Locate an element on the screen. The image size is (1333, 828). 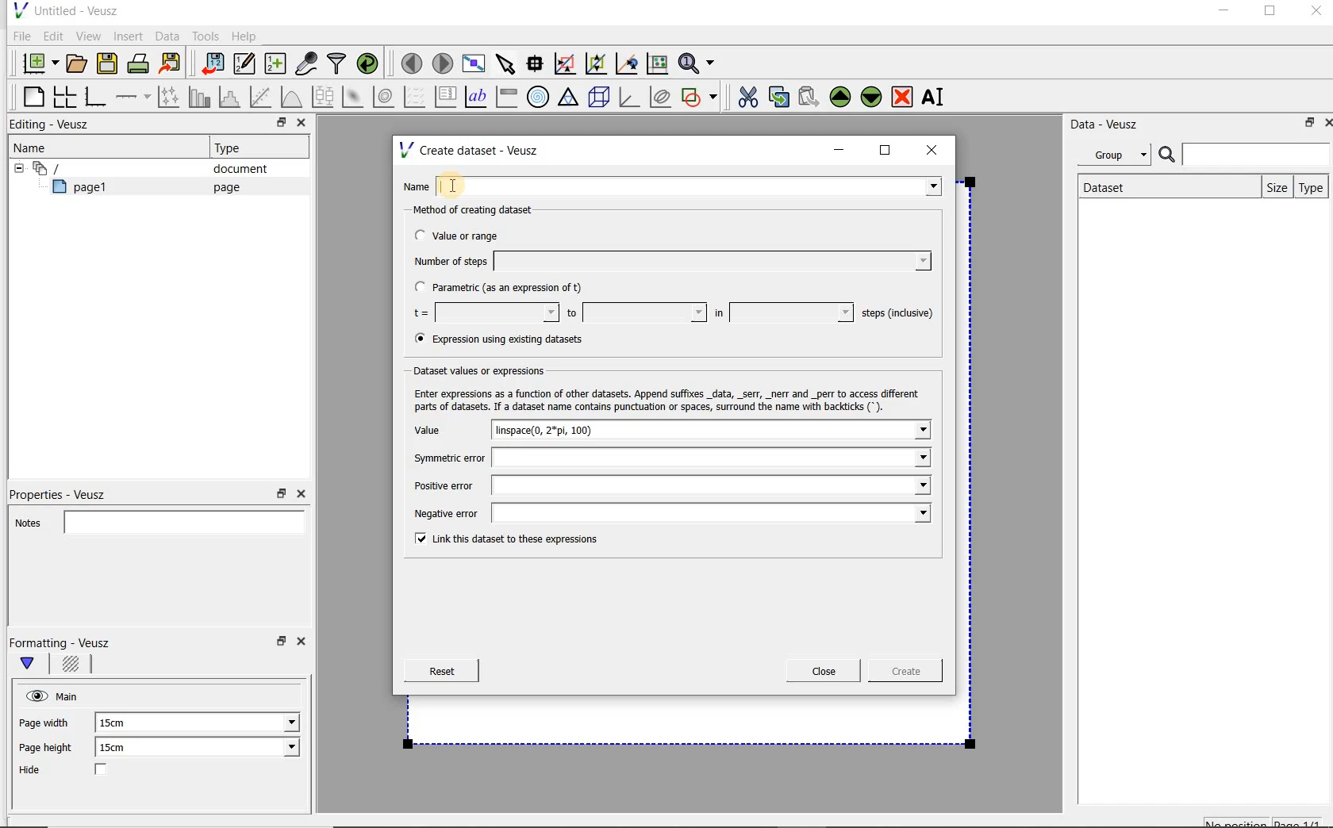
restore down is located at coordinates (277, 125).